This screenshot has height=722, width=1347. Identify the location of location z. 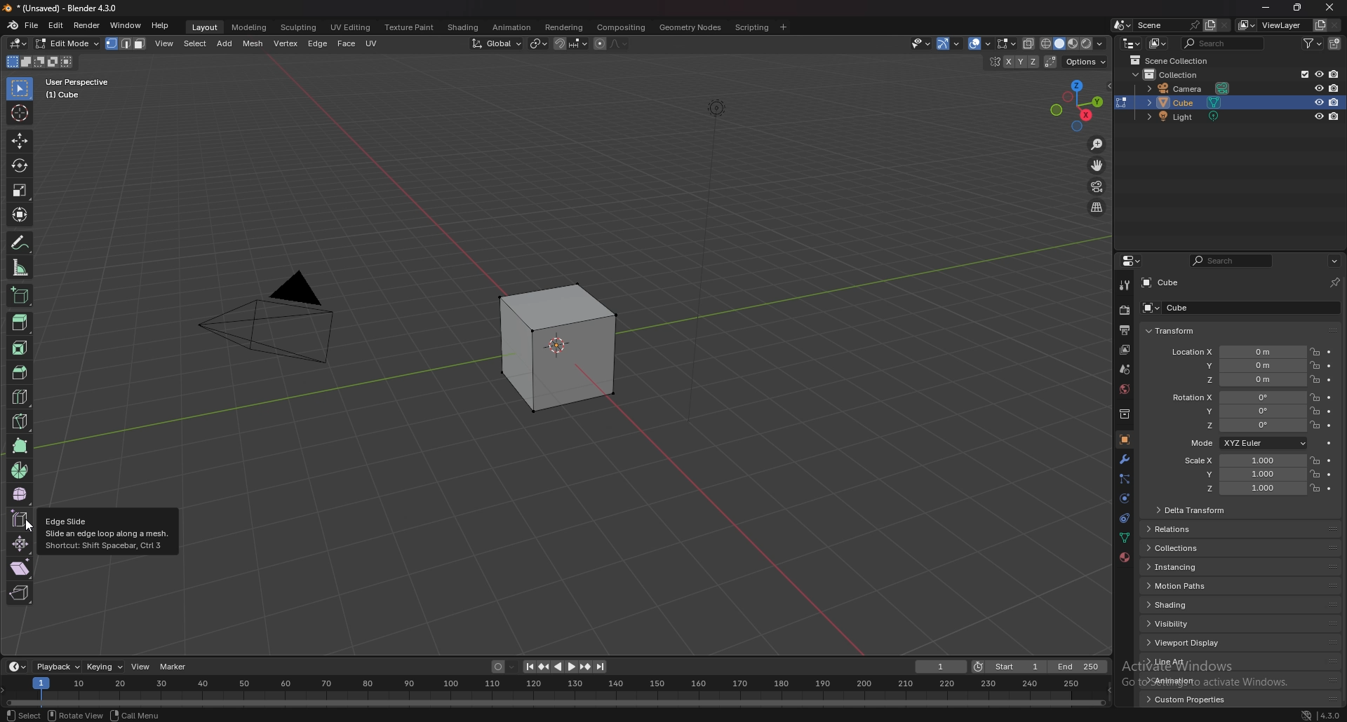
(1246, 380).